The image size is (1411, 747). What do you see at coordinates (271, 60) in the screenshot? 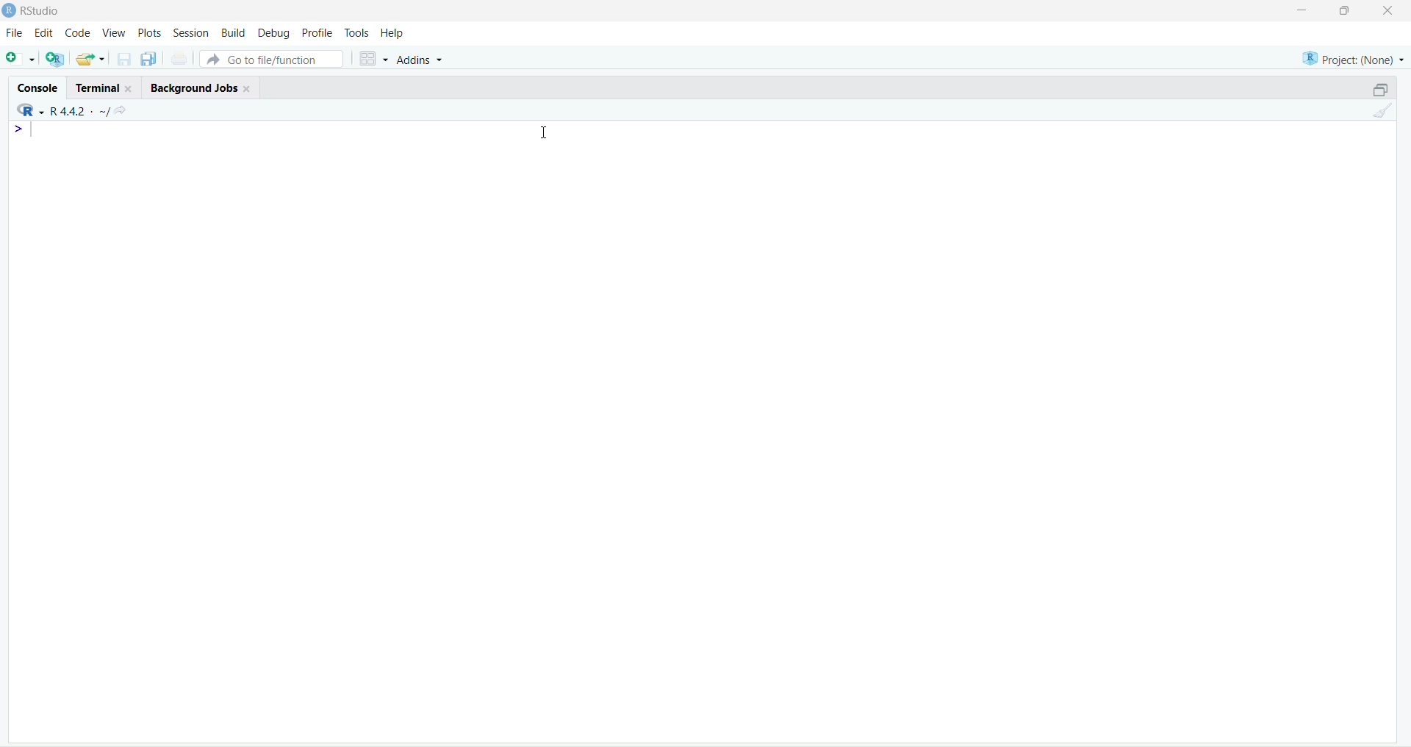
I see `go to file/function` at bounding box center [271, 60].